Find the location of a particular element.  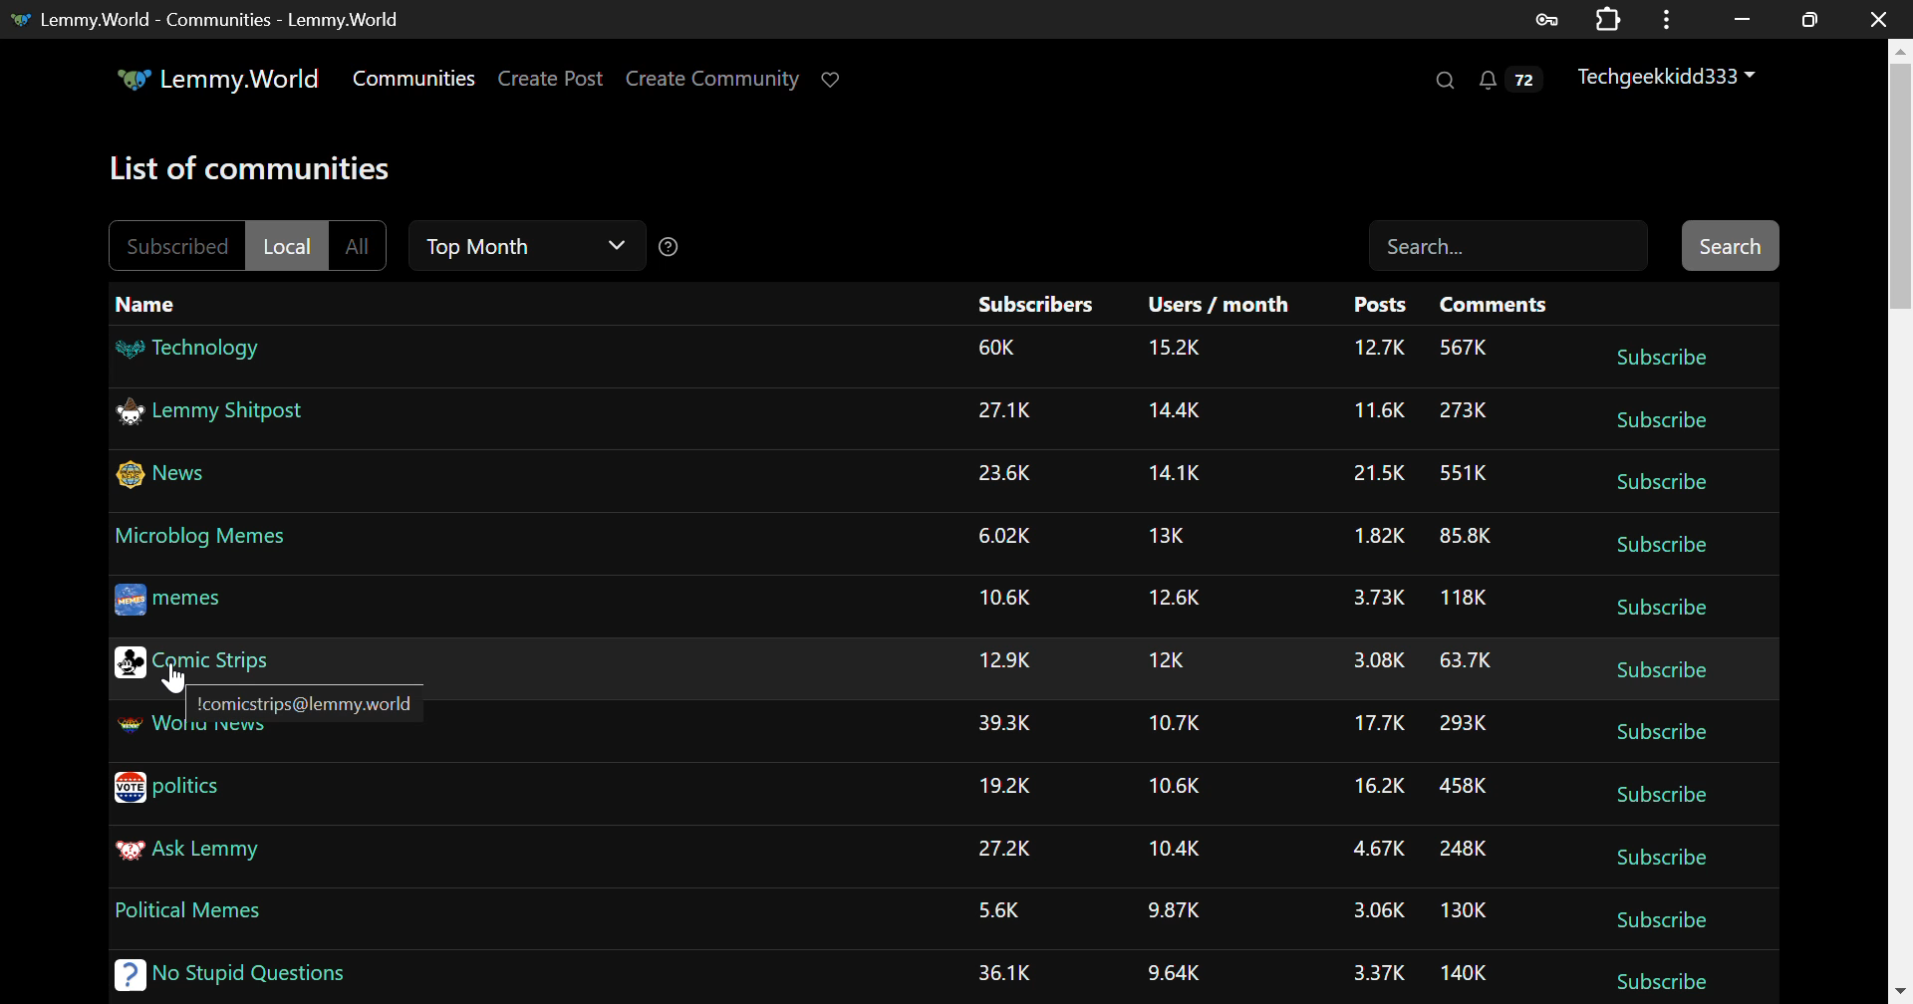

Amount is located at coordinates (1373, 661).